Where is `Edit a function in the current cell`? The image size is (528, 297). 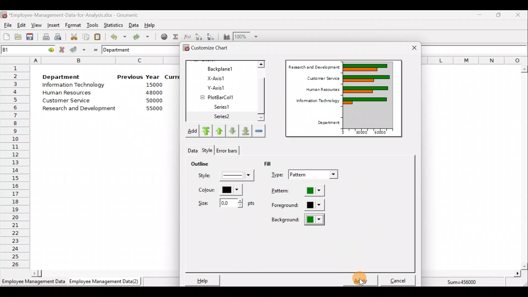 Edit a function in the current cell is located at coordinates (187, 36).